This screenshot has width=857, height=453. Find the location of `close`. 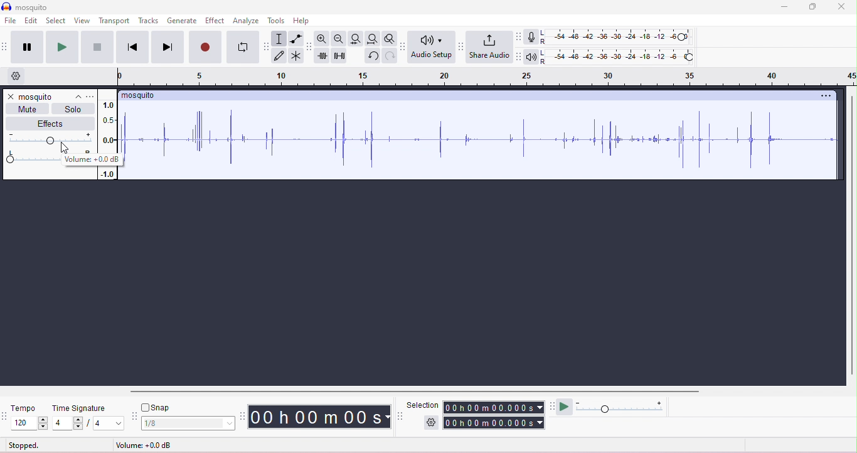

close is located at coordinates (11, 96).